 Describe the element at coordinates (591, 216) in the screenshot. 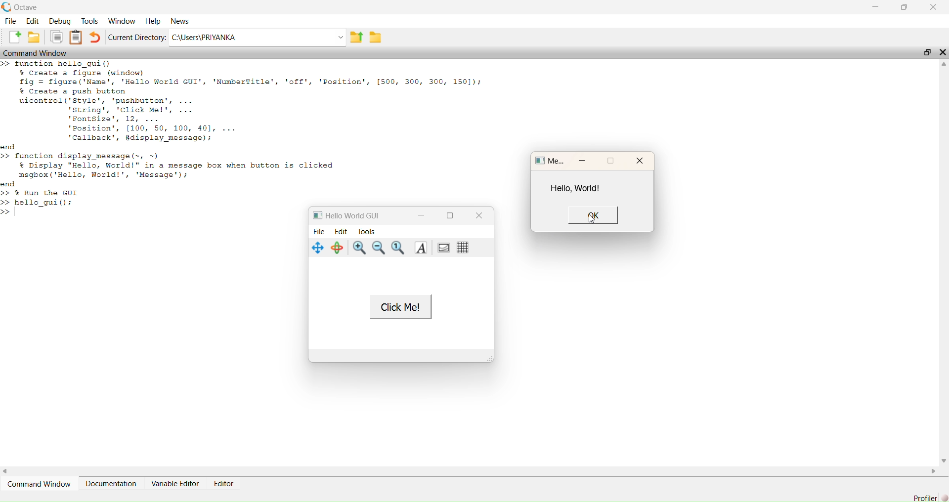

I see `ok` at that location.